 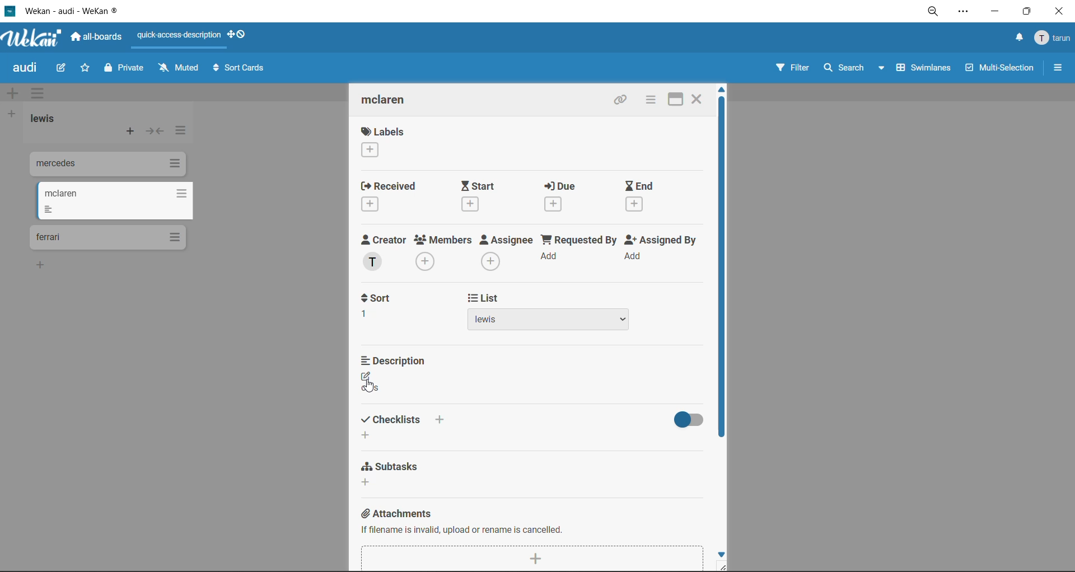 What do you see at coordinates (678, 98) in the screenshot?
I see `maximize` at bounding box center [678, 98].